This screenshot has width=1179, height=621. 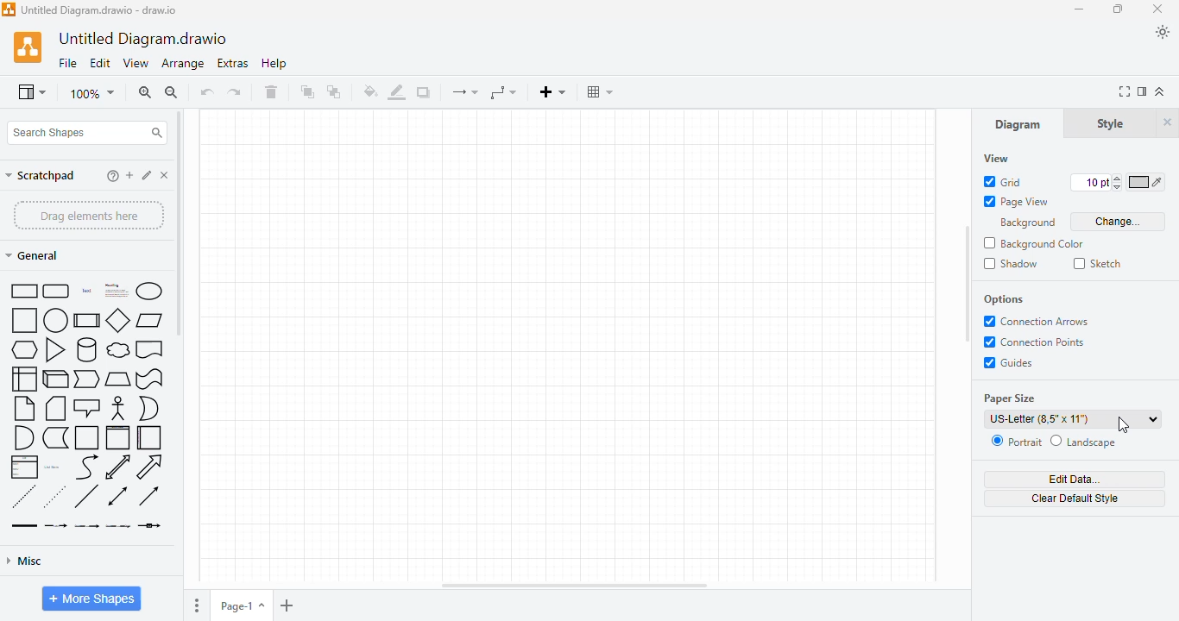 I want to click on bidirectional connector, so click(x=117, y=496).